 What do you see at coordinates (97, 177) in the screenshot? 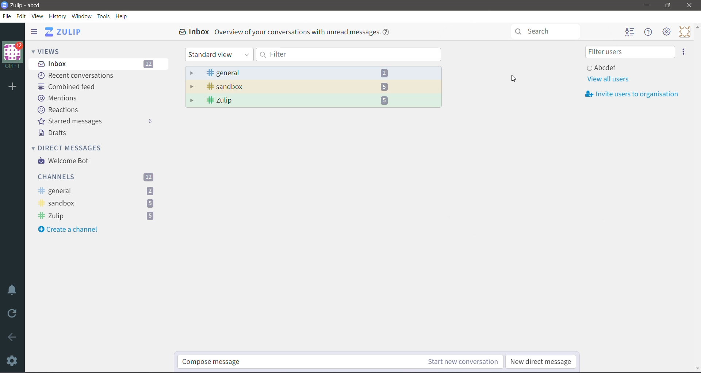
I see `Channels - Total unread messages count` at bounding box center [97, 177].